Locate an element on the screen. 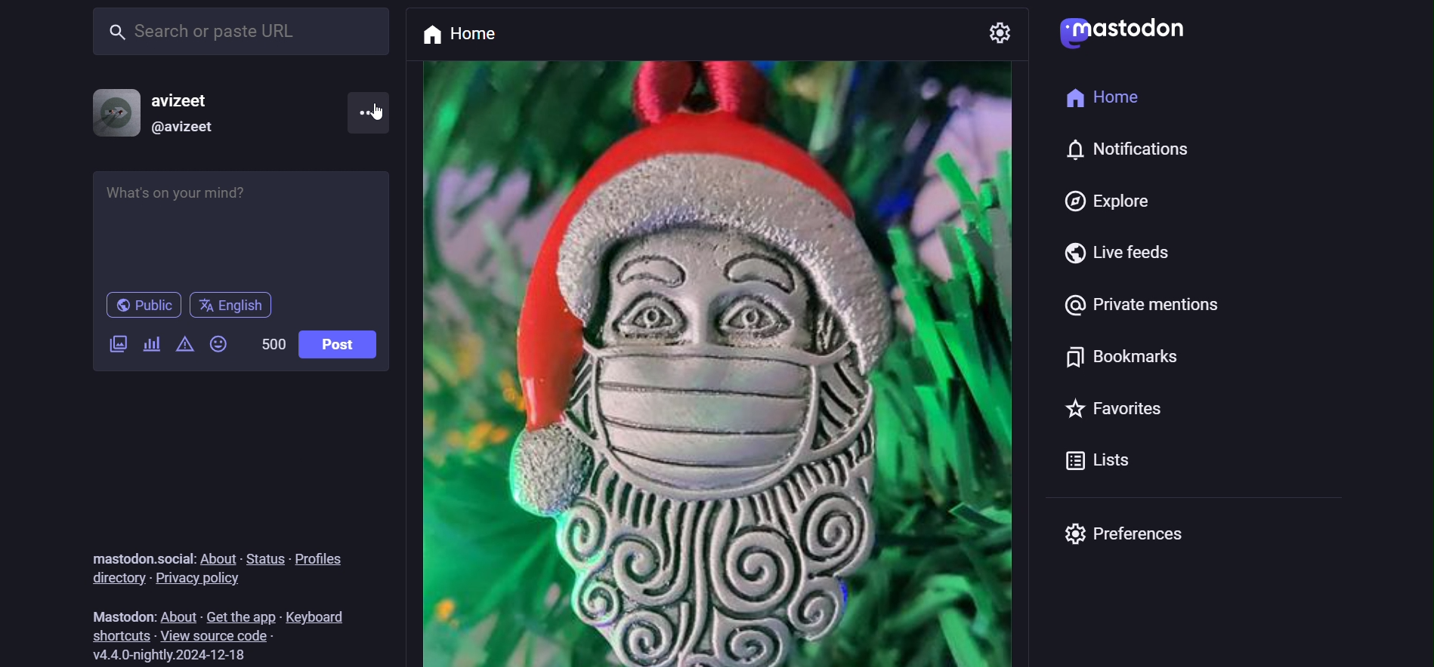  notifications is located at coordinates (1126, 154).